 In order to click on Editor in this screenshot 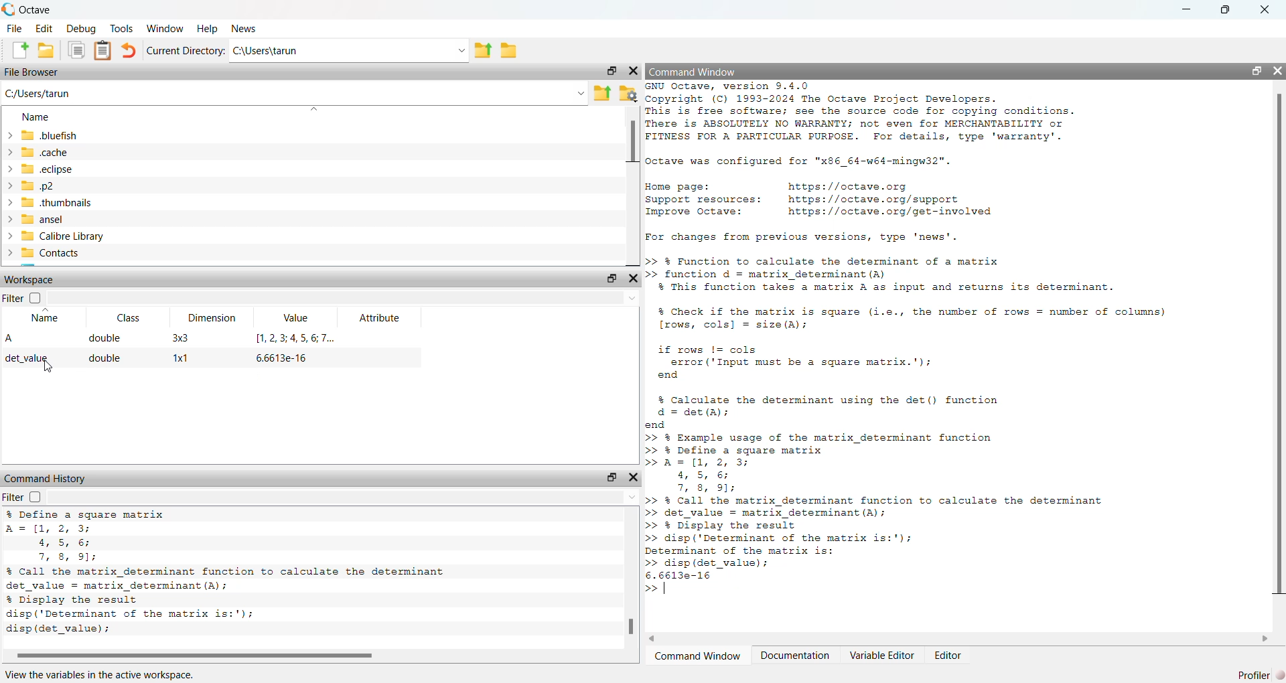, I will do `click(950, 655)`.